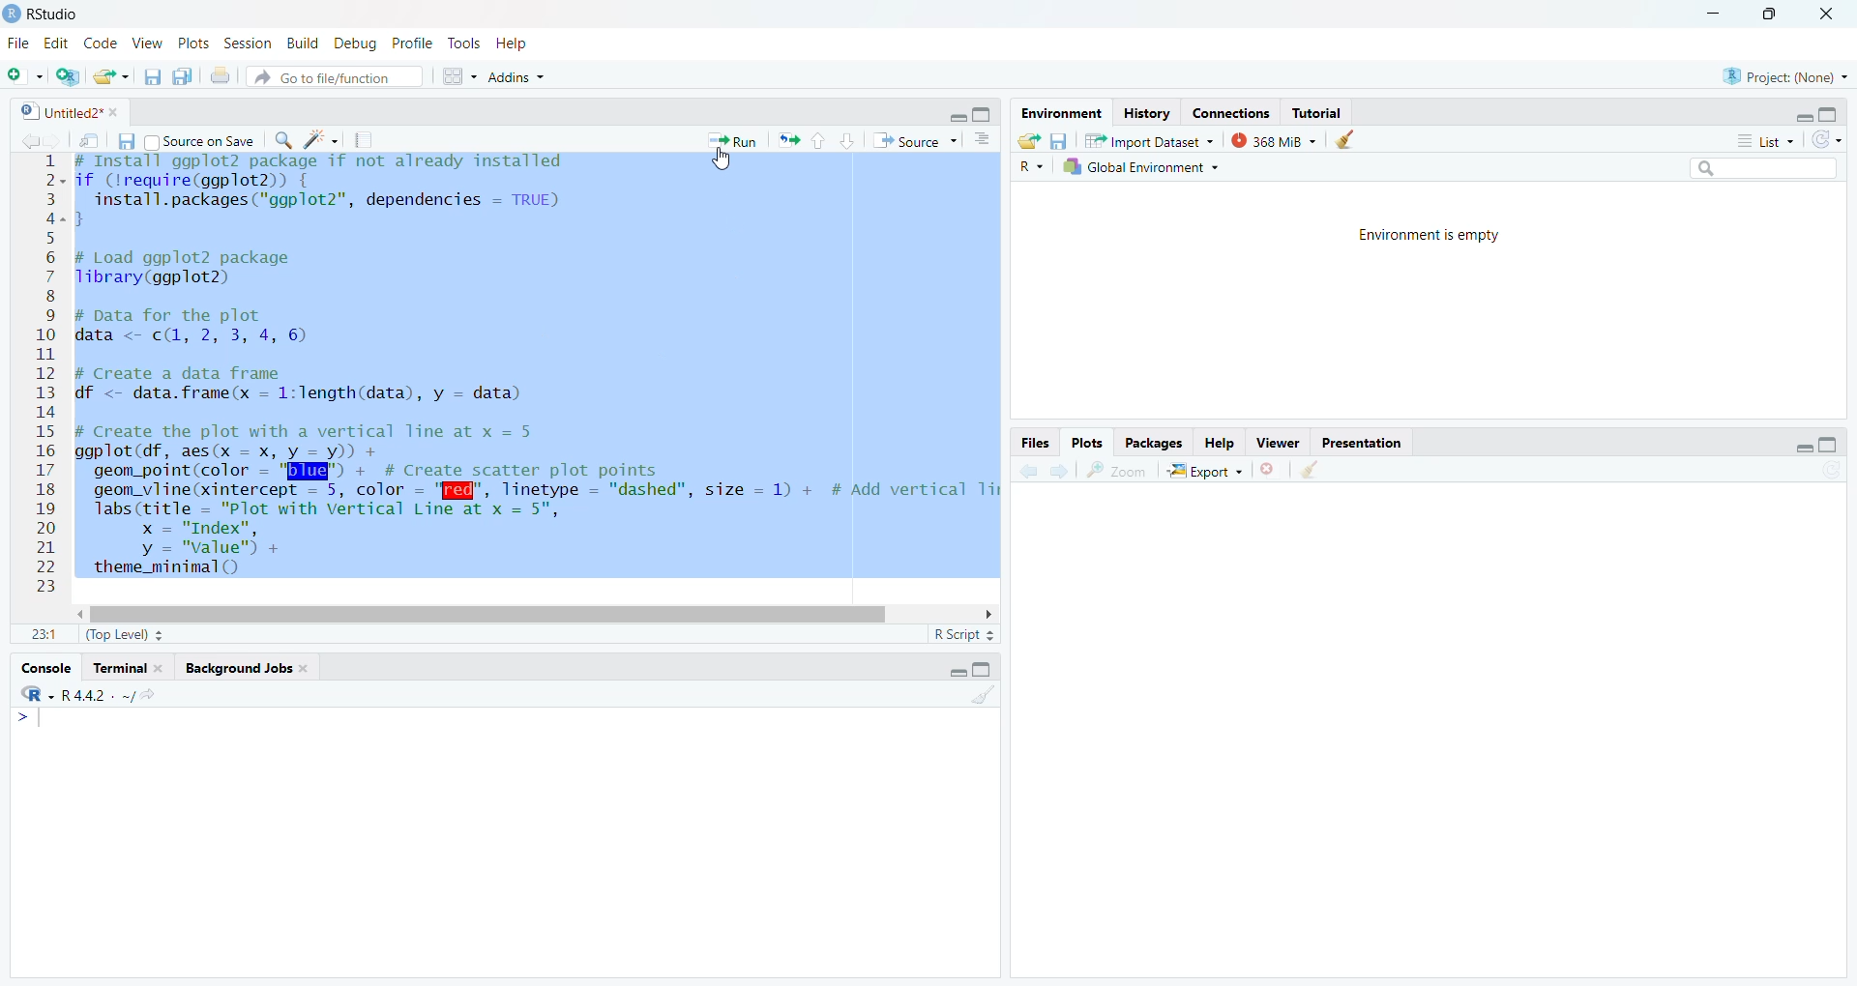 The height and width of the screenshot is (986, 1857). Describe the element at coordinates (1067, 472) in the screenshot. I see `next` at that location.